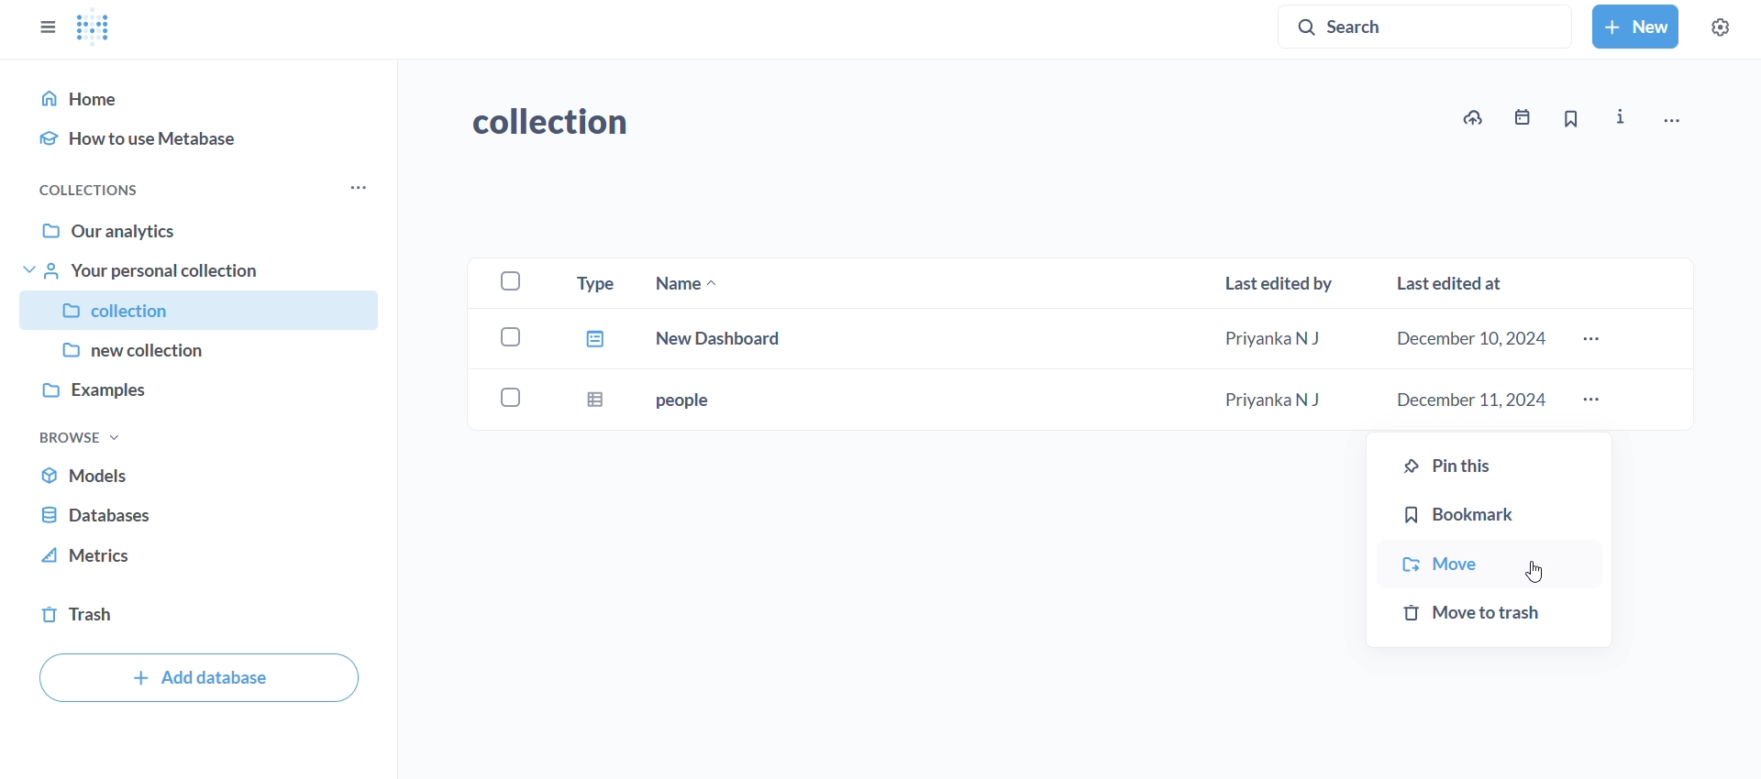 This screenshot has height=779, width=1761. What do you see at coordinates (205, 477) in the screenshot?
I see `models` at bounding box center [205, 477].